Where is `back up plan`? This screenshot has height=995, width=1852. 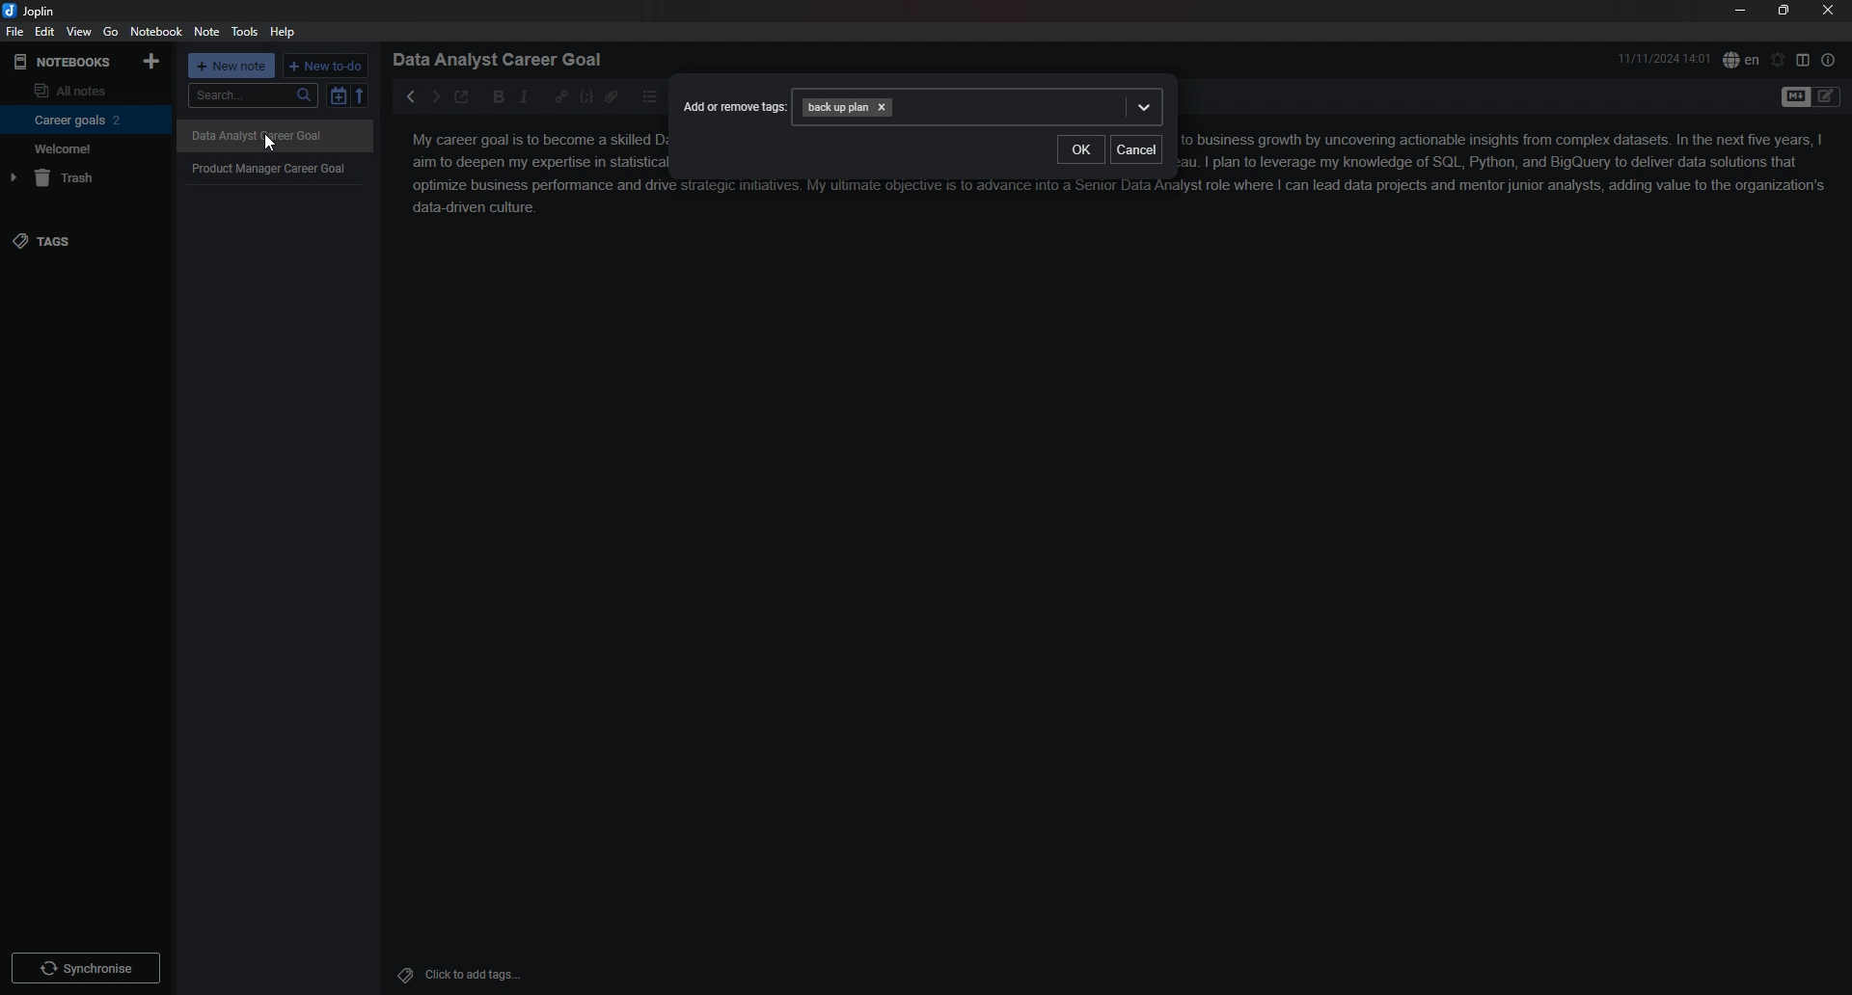 back up plan is located at coordinates (978, 107).